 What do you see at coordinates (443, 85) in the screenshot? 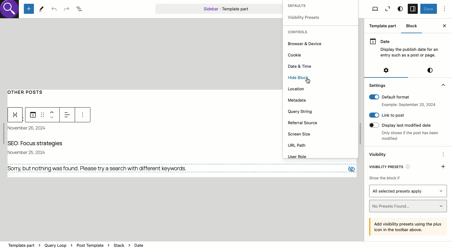
I see `collapse` at bounding box center [443, 85].